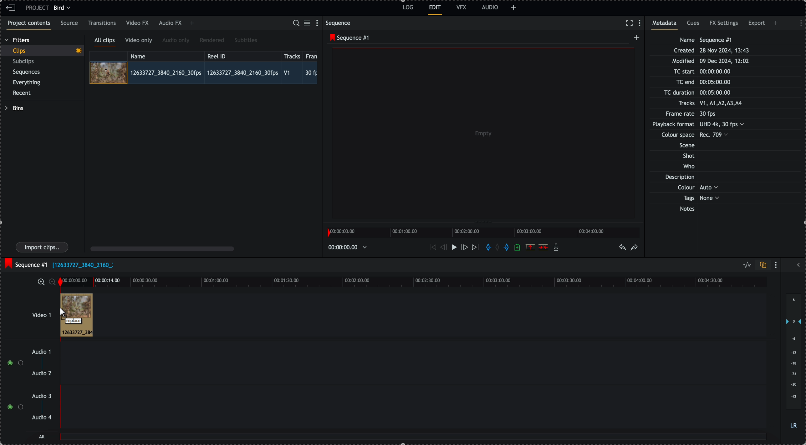 The height and width of the screenshot is (445, 806). Describe the element at coordinates (793, 362) in the screenshot. I see `audio output level (d/B)` at that location.